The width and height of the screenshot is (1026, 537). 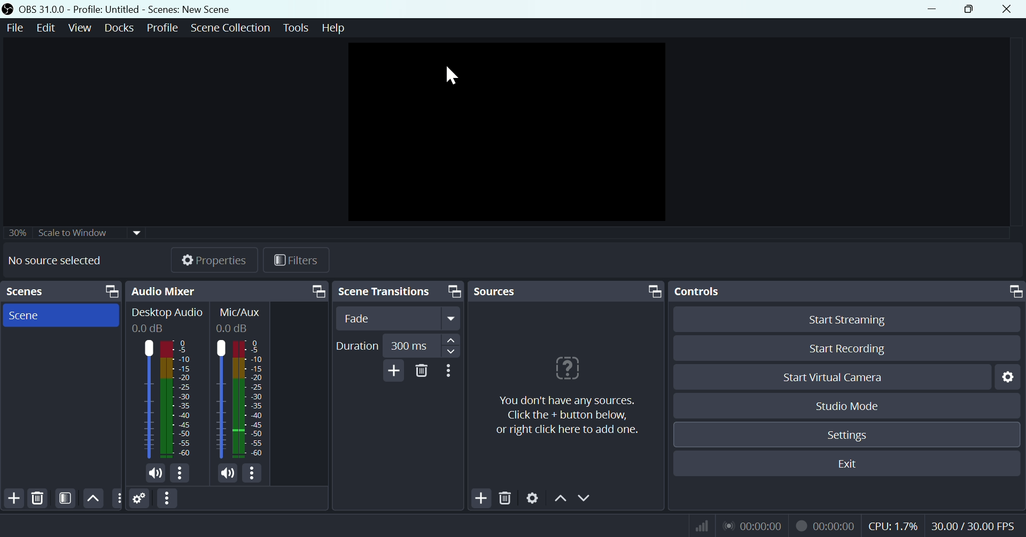 I want to click on Settings, so click(x=845, y=436).